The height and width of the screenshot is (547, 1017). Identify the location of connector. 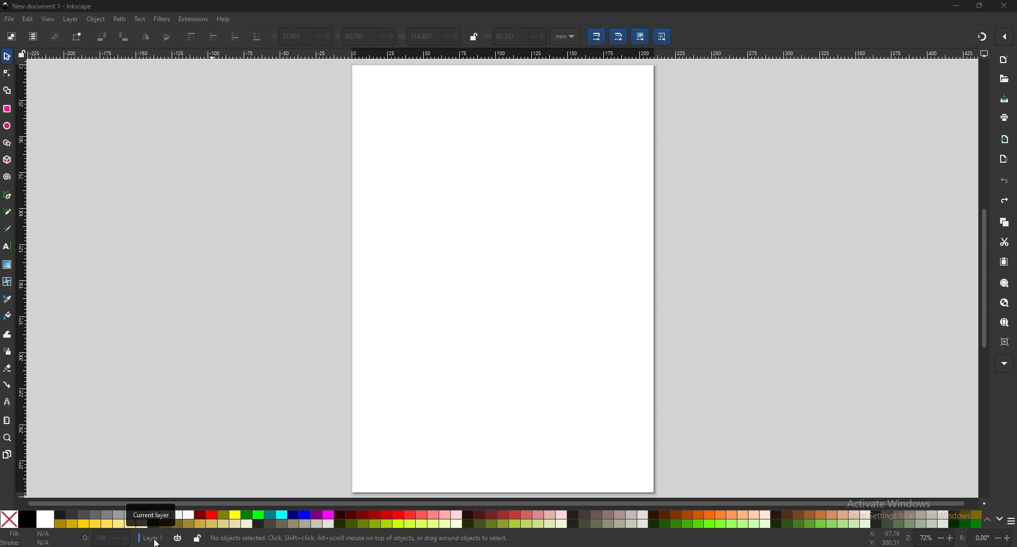
(8, 385).